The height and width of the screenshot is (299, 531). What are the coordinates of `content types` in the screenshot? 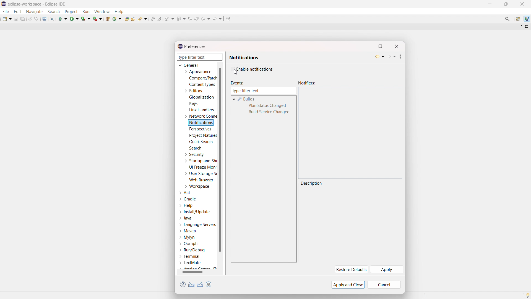 It's located at (202, 84).